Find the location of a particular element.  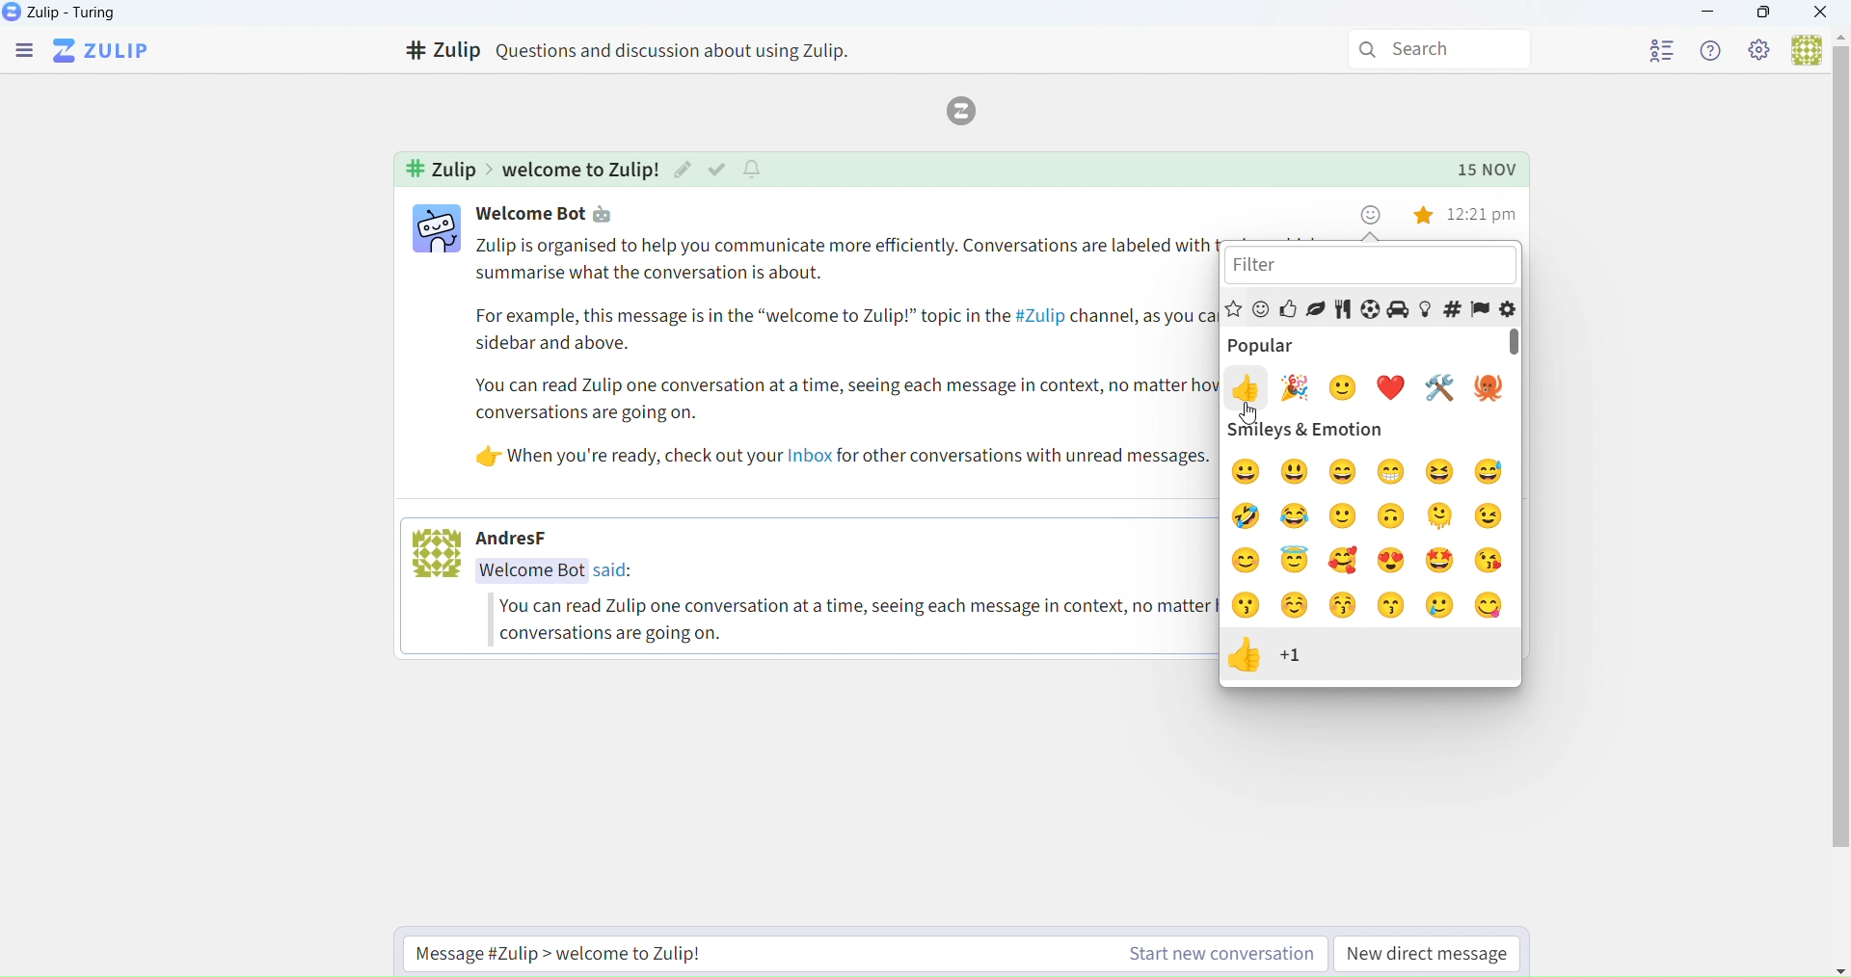

starry eyes is located at coordinates (1447, 563).